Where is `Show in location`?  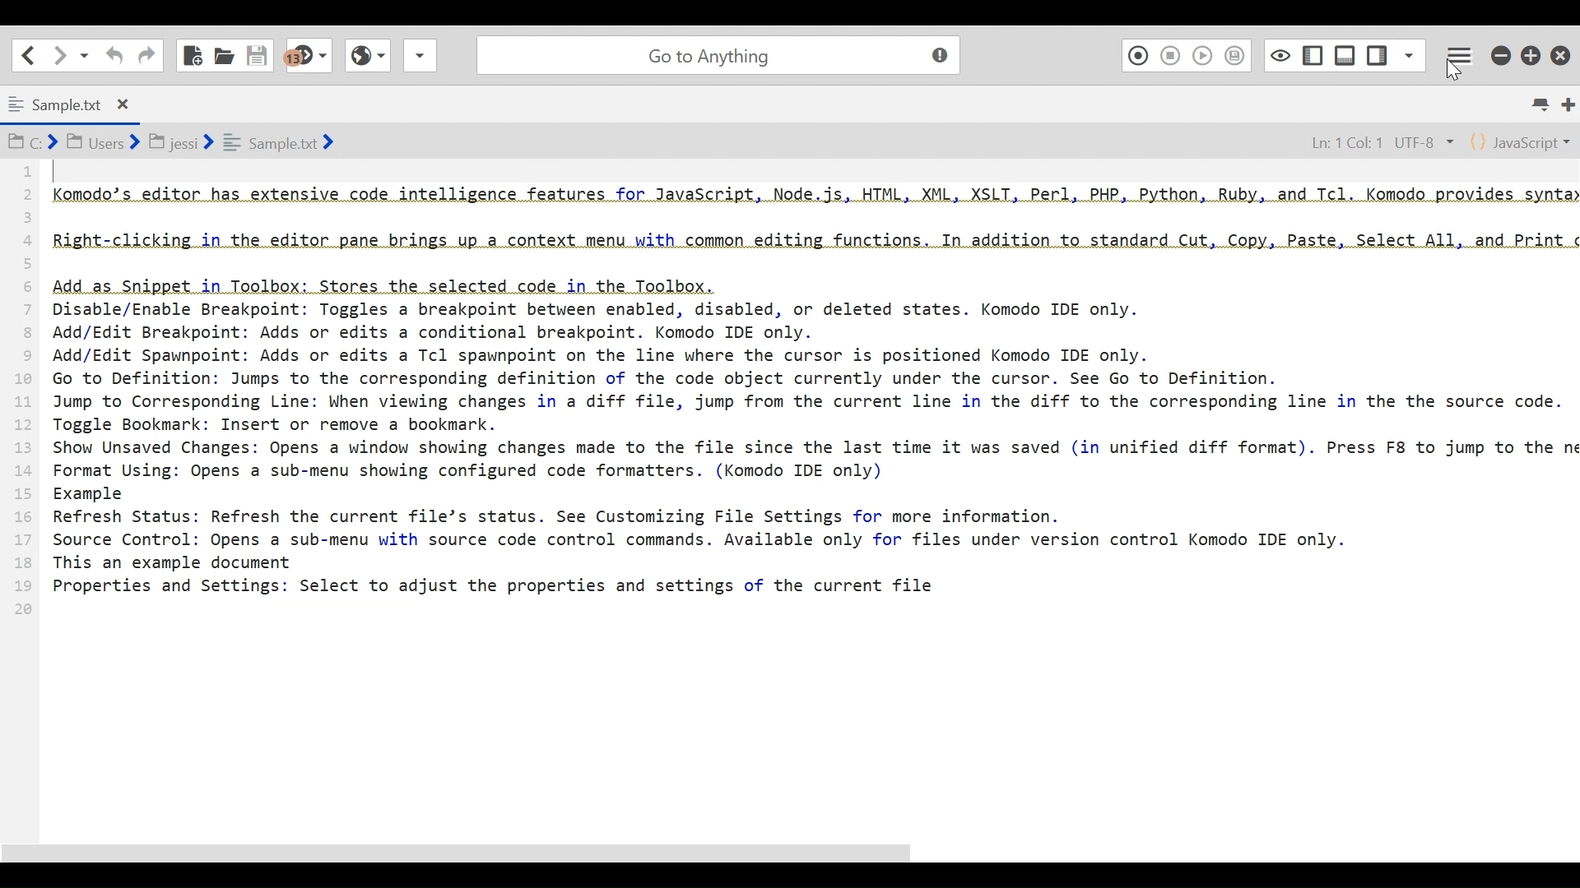 Show in location is located at coordinates (173, 141).